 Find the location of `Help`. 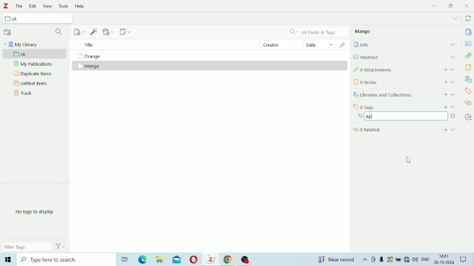

Help is located at coordinates (80, 6).